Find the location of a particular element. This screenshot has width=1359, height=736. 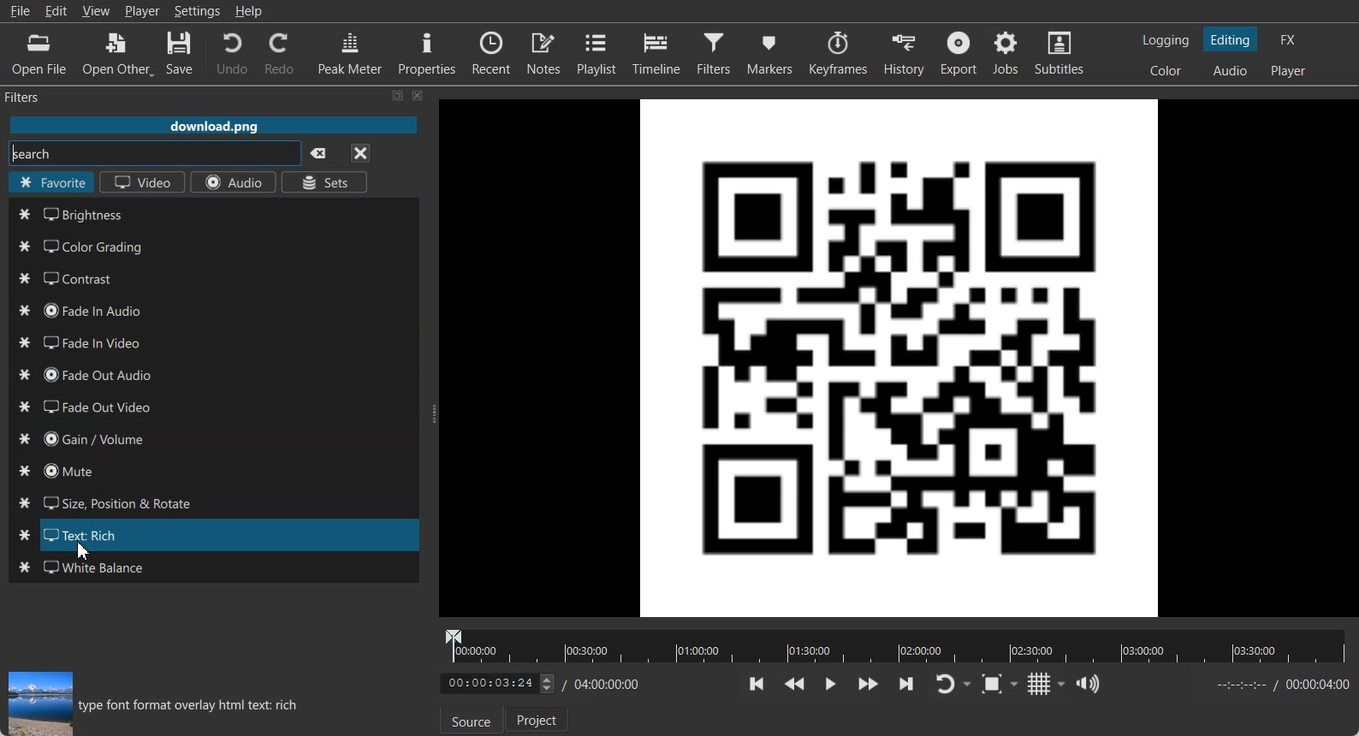

File is located at coordinates (213, 127).